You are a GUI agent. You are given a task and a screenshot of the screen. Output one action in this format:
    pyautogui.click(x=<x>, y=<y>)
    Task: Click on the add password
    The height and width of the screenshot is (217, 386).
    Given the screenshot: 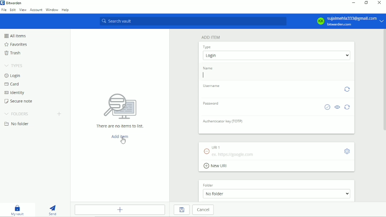 What is the action you would take?
    pyautogui.click(x=260, y=111)
    